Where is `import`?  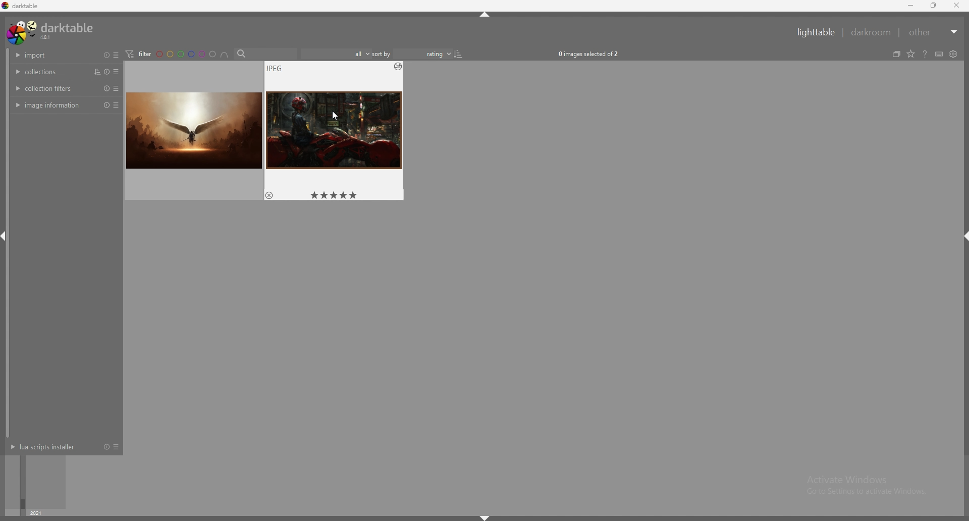 import is located at coordinates (51, 55).